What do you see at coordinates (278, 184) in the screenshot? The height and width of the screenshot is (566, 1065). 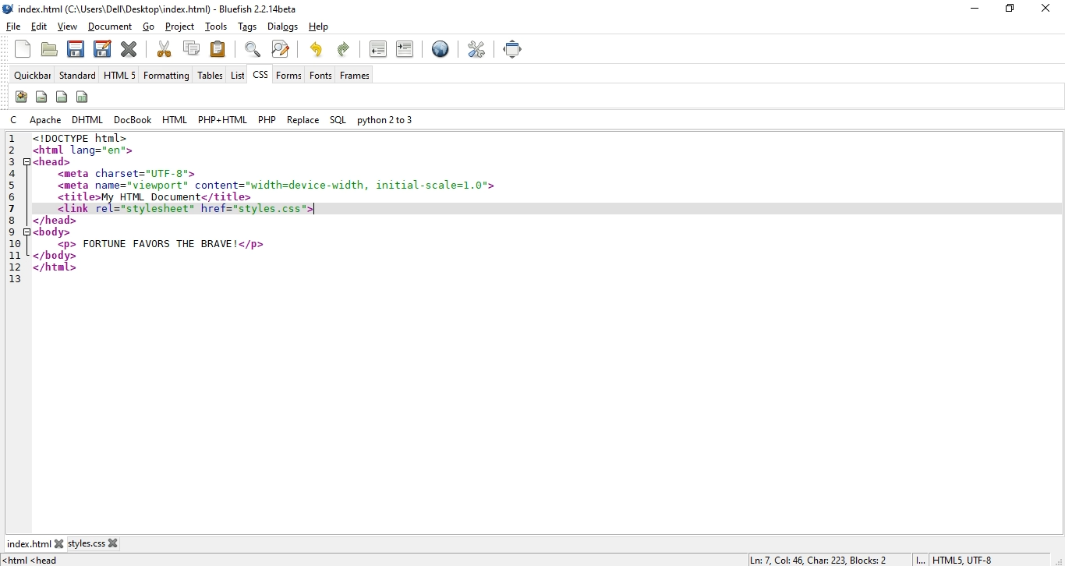 I see `<meta name="viewport" content="width=device-width. i1nitial-scale=1.0">` at bounding box center [278, 184].